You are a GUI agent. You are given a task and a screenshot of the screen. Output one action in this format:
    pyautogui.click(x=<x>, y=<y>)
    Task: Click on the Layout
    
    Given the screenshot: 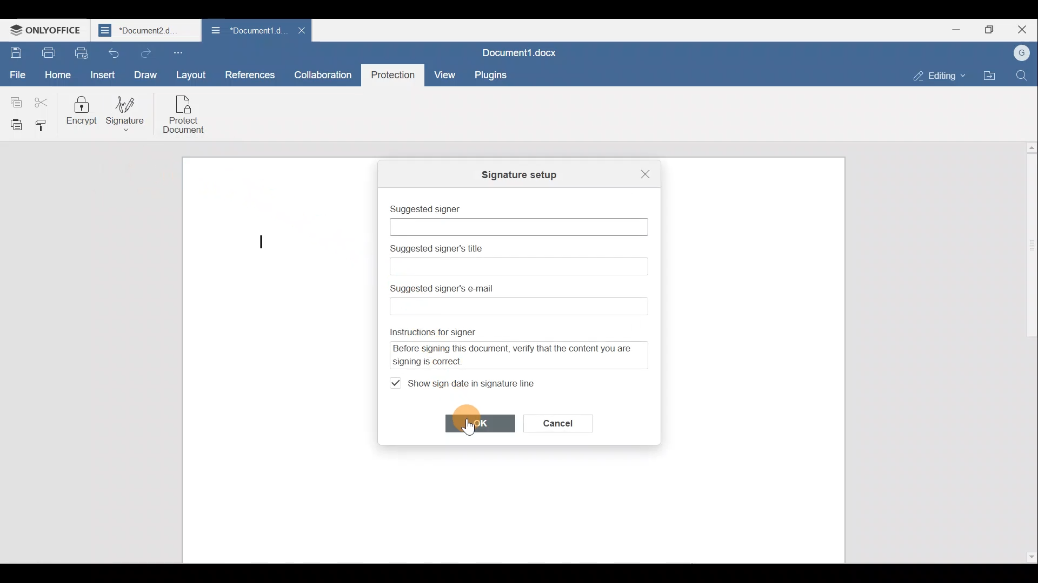 What is the action you would take?
    pyautogui.click(x=189, y=73)
    